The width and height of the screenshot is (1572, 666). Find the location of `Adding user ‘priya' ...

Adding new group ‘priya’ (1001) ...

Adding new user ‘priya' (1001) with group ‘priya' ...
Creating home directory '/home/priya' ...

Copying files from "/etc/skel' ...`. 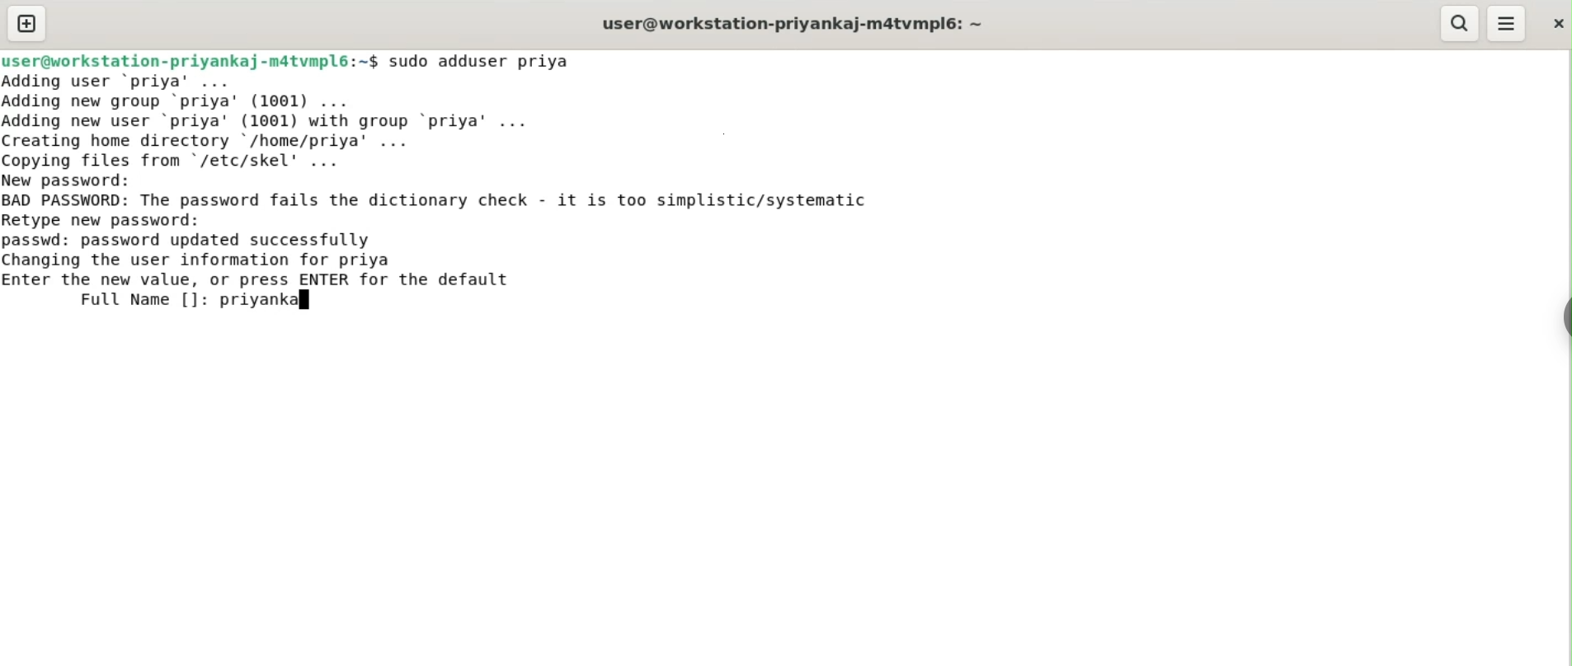

Adding user ‘priya' ...

Adding new group ‘priya’ (1001) ...

Adding new user ‘priya' (1001) with group ‘priya' ...
Creating home directory '/home/priya' ...

Copying files from "/etc/skel' ... is located at coordinates (275, 121).